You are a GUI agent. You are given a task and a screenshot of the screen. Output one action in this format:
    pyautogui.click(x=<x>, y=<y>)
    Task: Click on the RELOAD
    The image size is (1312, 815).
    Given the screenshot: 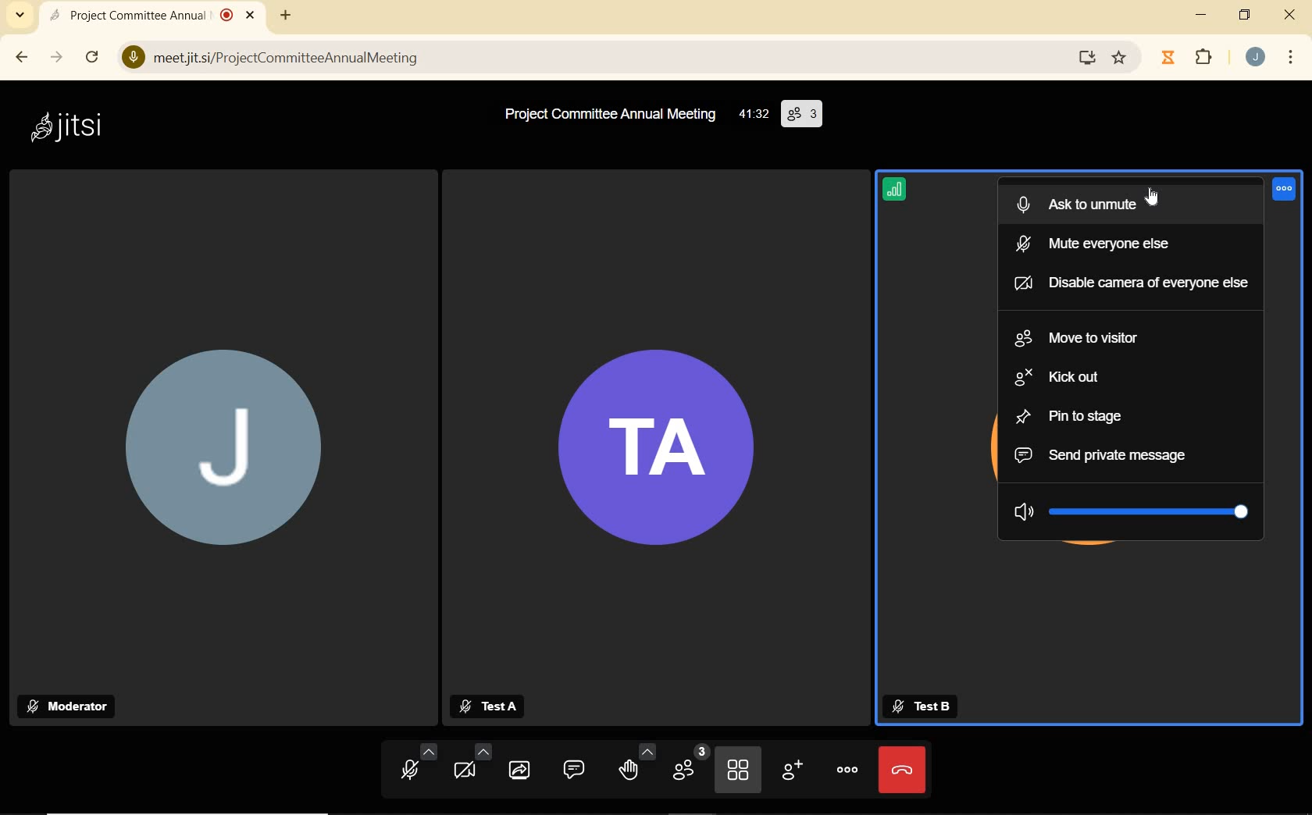 What is the action you would take?
    pyautogui.click(x=94, y=53)
    